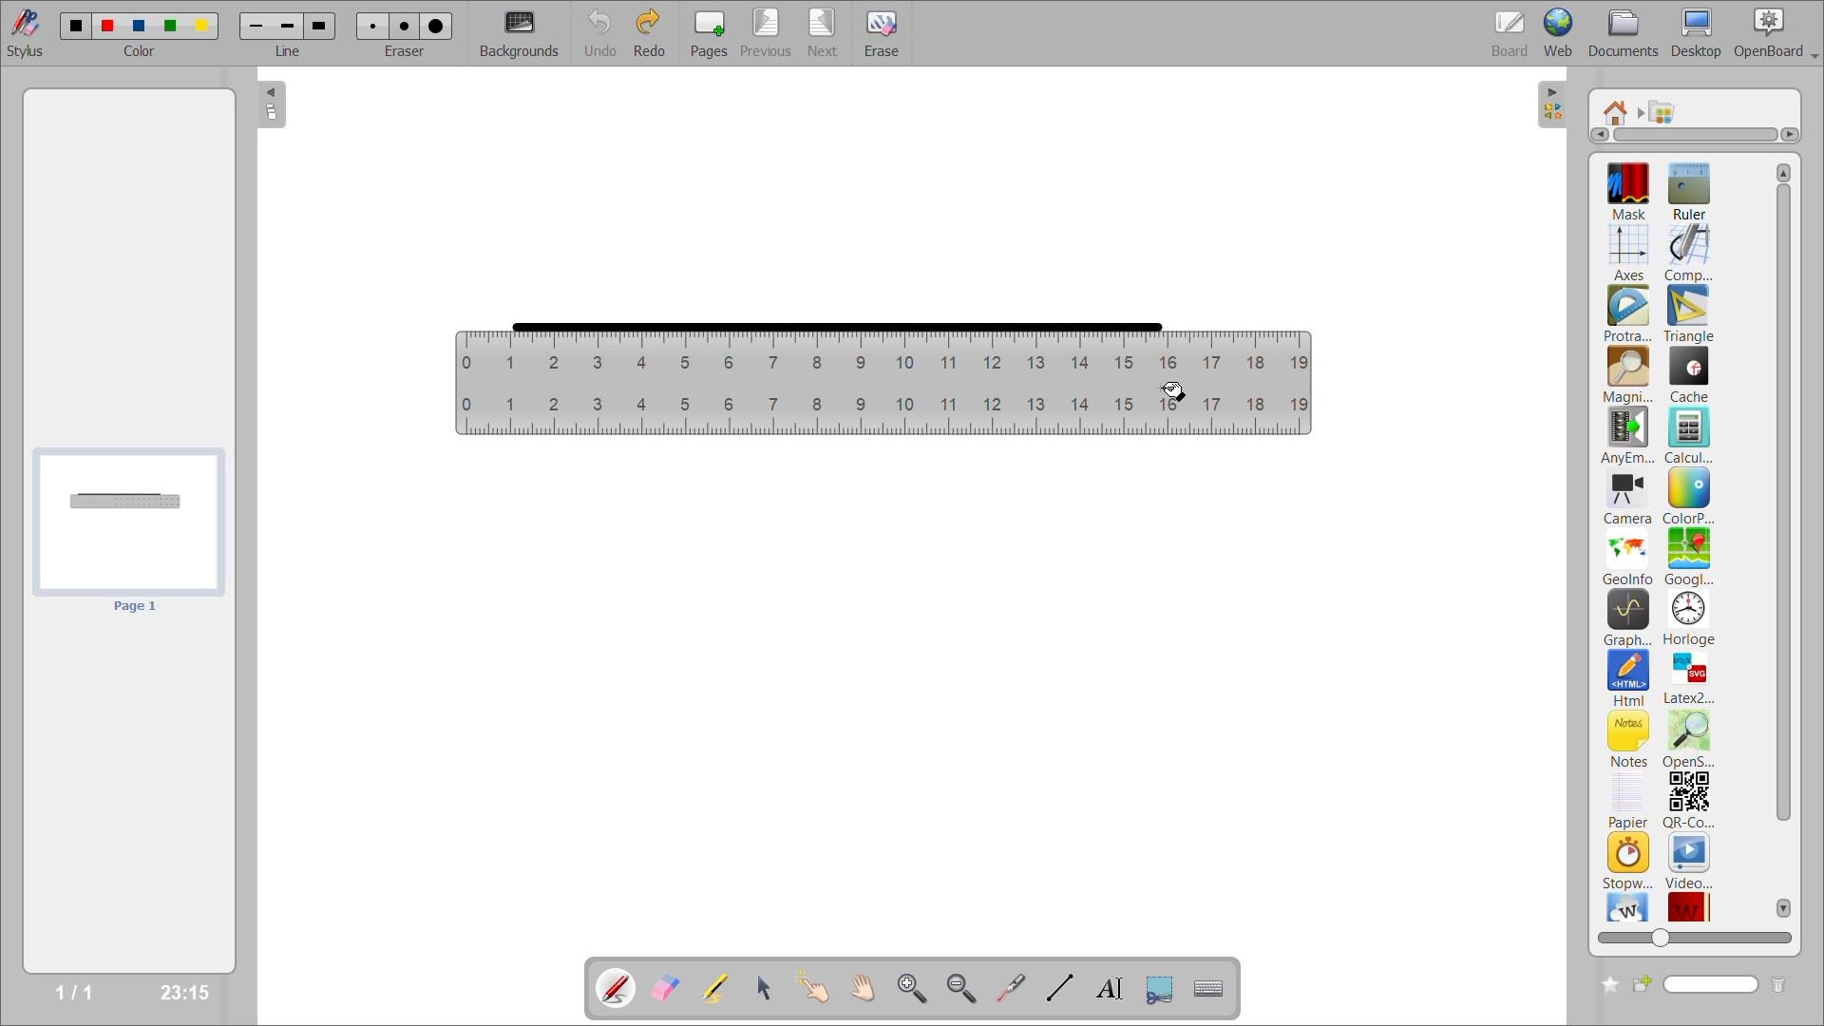  What do you see at coordinates (1690, 860) in the screenshot?
I see `video` at bounding box center [1690, 860].